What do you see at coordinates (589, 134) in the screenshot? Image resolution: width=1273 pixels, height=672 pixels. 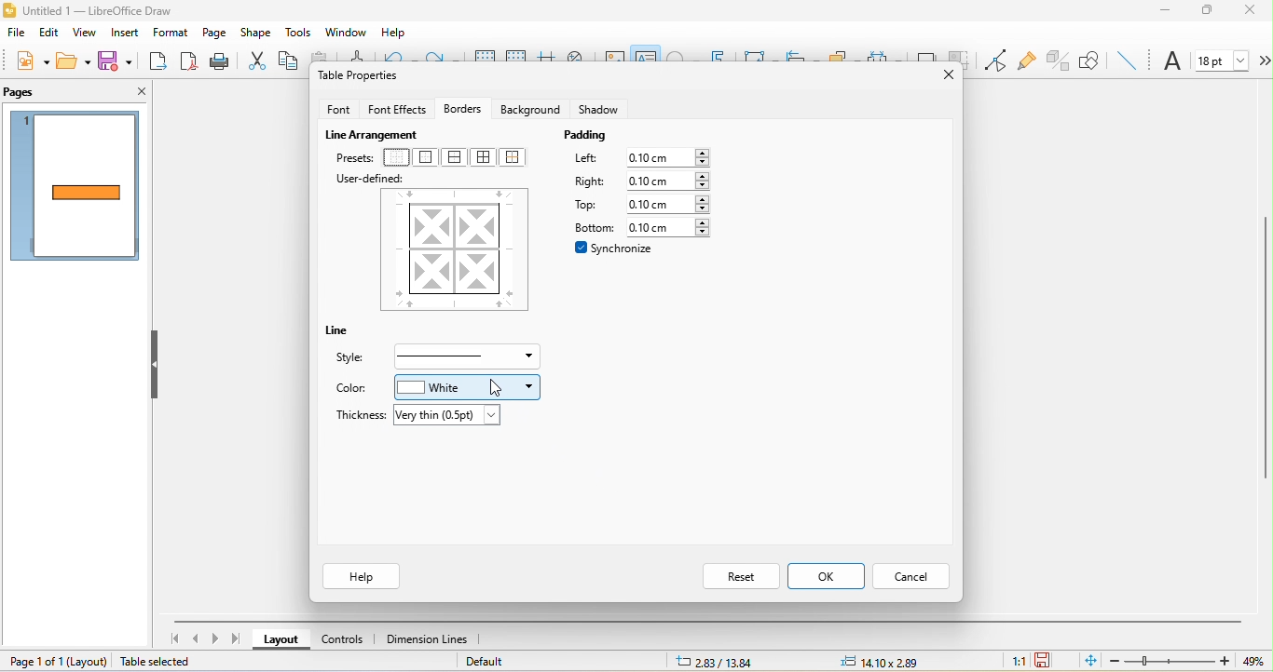 I see `padding` at bounding box center [589, 134].